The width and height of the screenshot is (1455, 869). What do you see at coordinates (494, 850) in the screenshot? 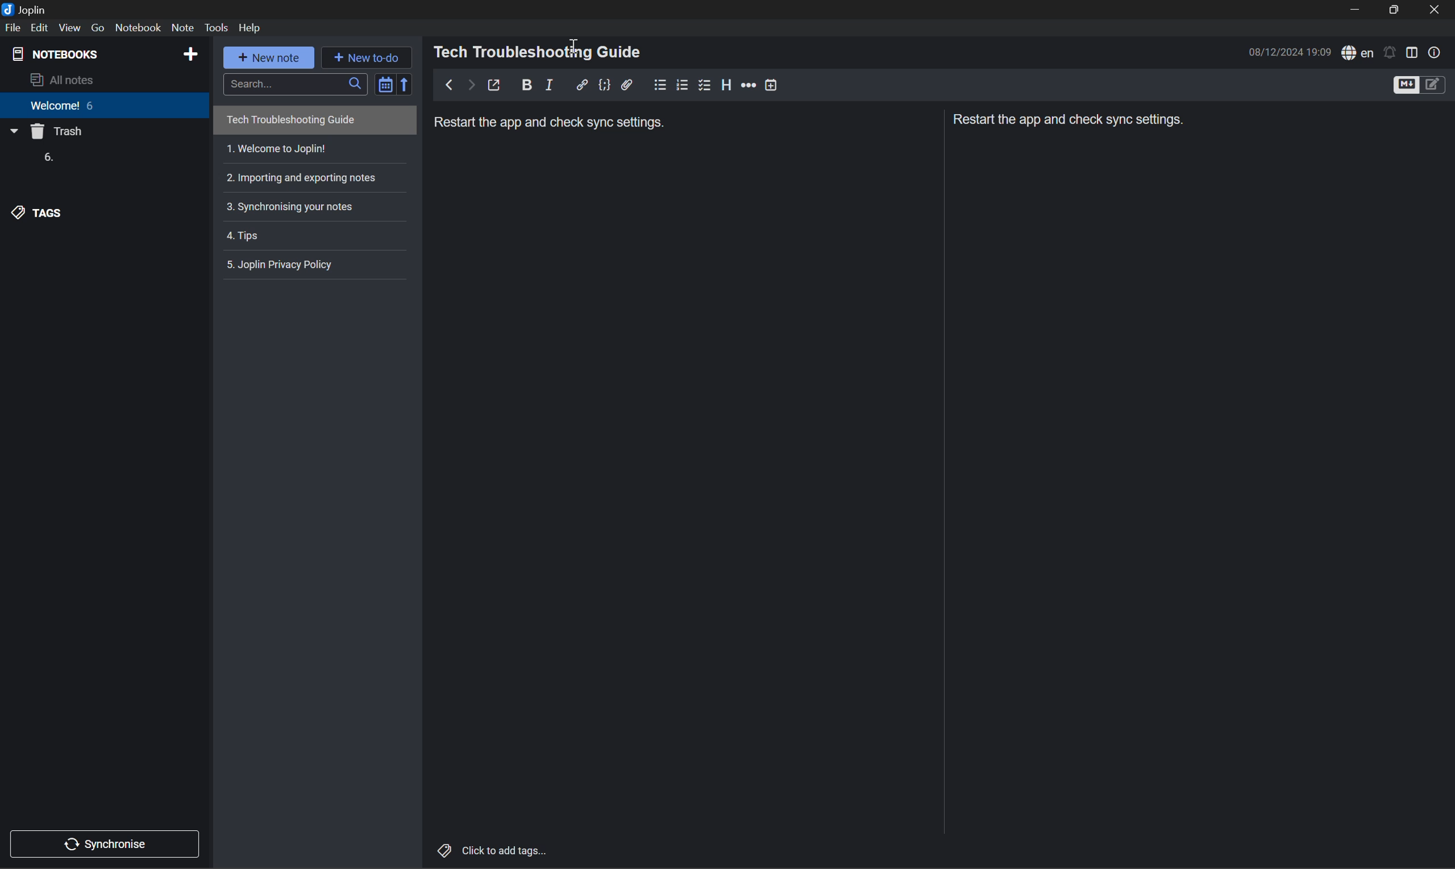
I see `Click to add tags` at bounding box center [494, 850].